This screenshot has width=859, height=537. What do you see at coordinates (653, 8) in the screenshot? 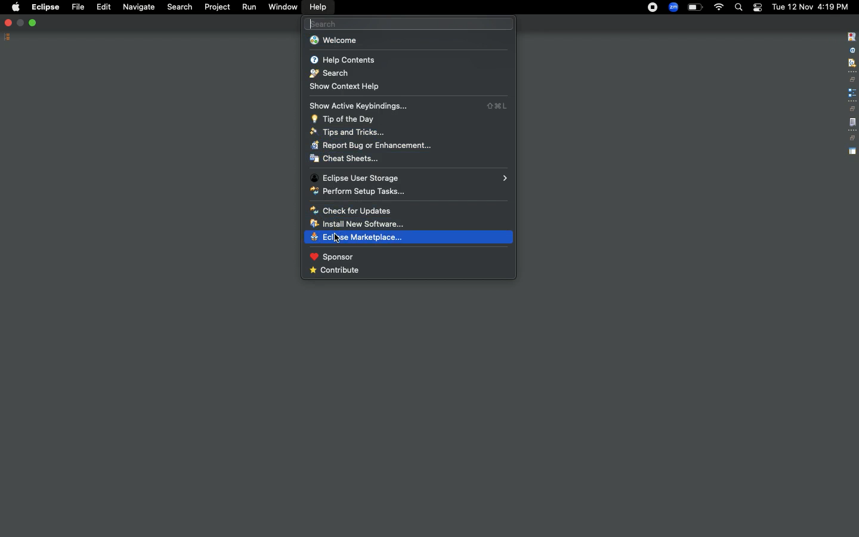
I see `Recording` at bounding box center [653, 8].